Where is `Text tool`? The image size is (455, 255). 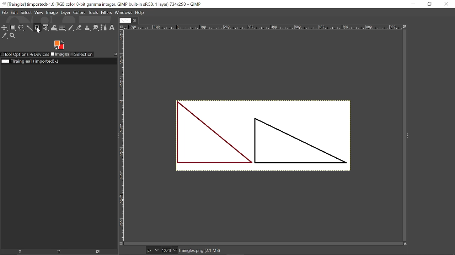 Text tool is located at coordinates (408, 93).